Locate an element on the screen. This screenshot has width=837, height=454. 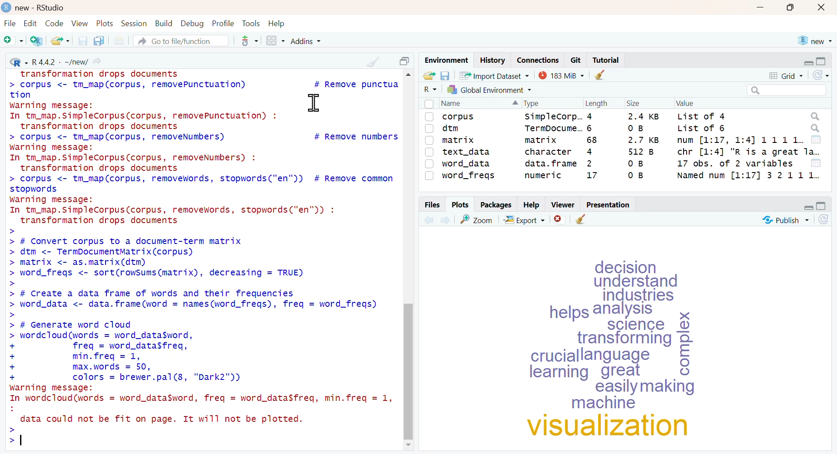
Environment is located at coordinates (446, 61).